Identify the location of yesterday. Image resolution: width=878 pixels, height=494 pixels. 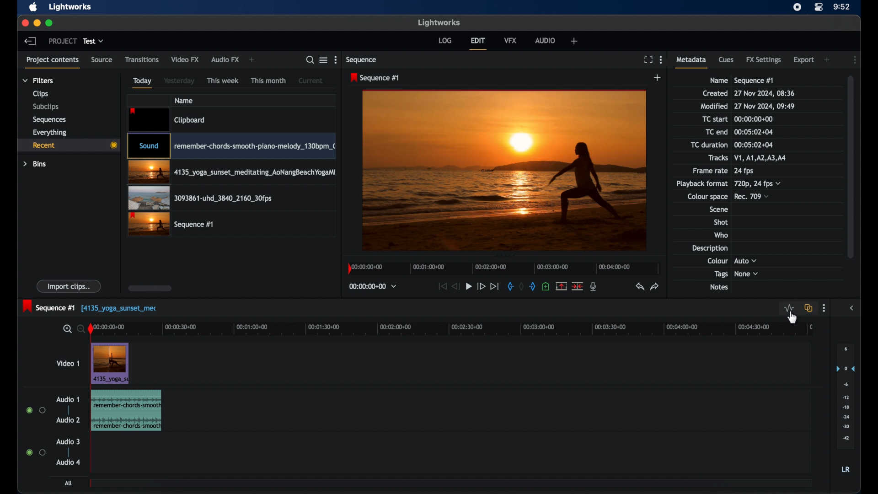
(179, 81).